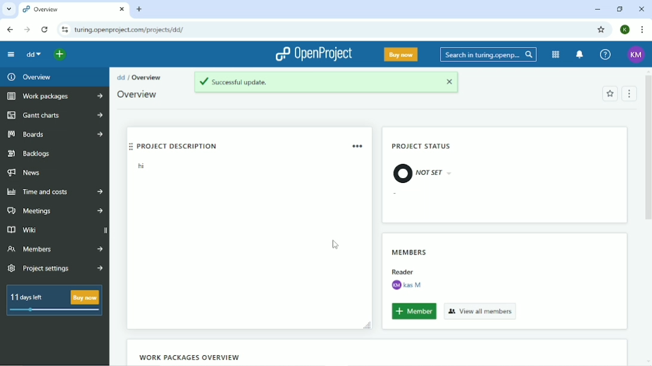 This screenshot has width=652, height=366. Describe the element at coordinates (30, 154) in the screenshot. I see `Backlogs` at that location.